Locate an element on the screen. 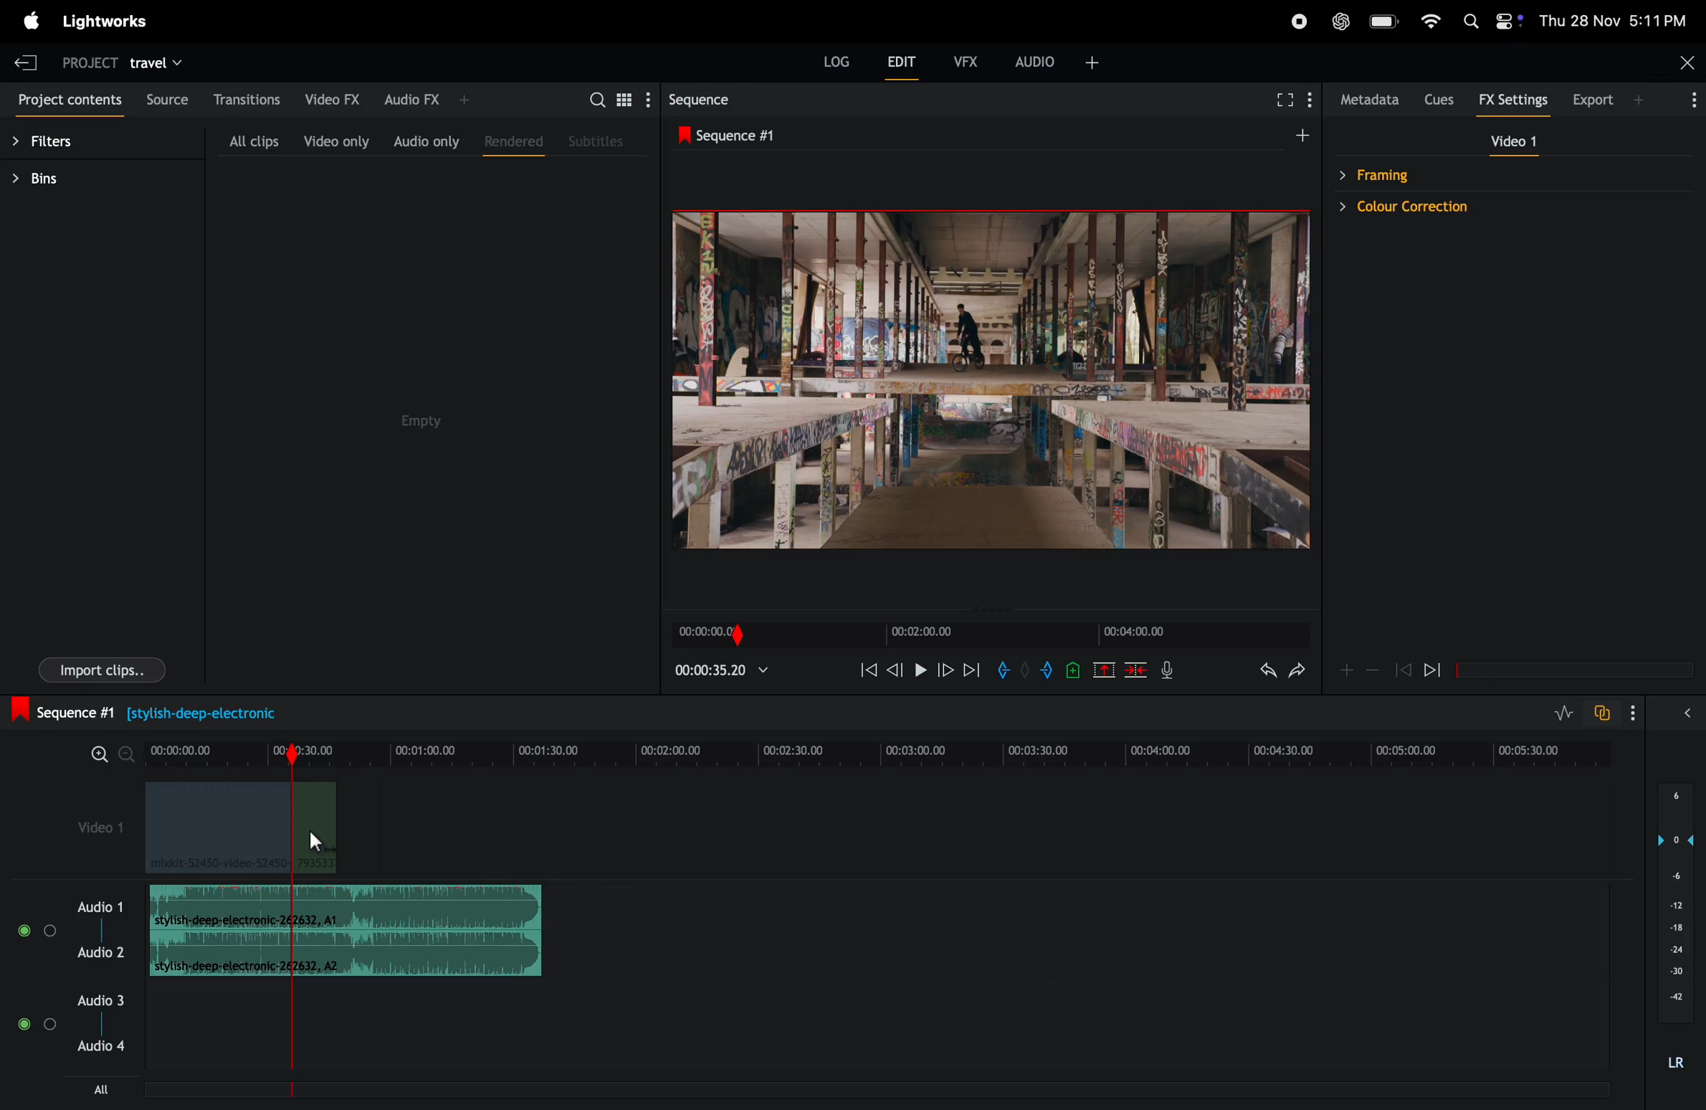  audio fx is located at coordinates (437, 95).